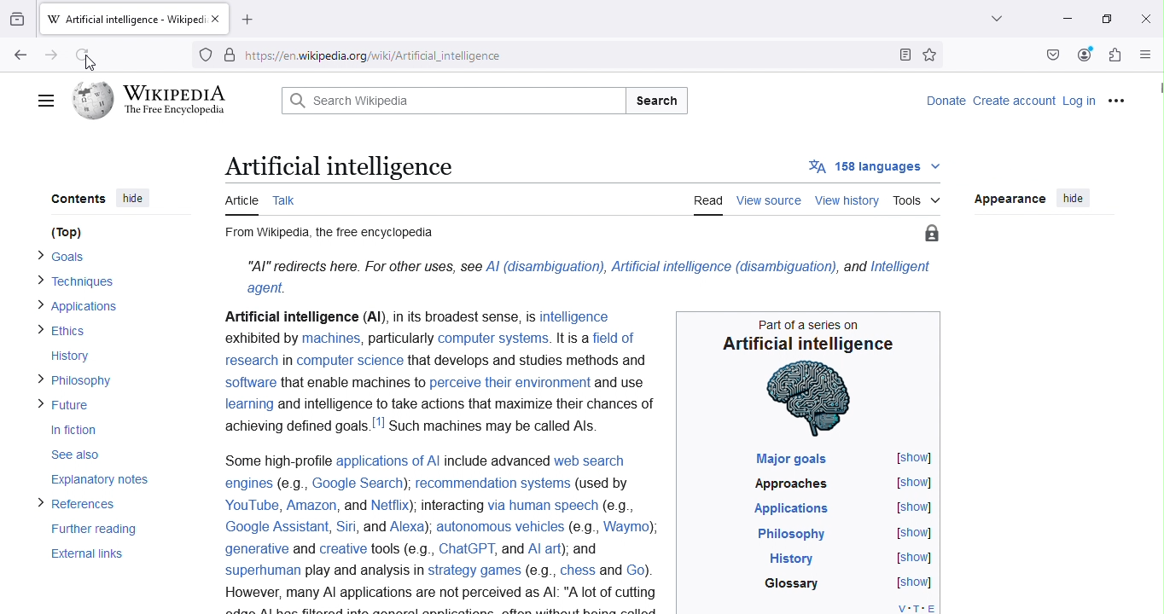  I want to click on Trackers, so click(205, 56).